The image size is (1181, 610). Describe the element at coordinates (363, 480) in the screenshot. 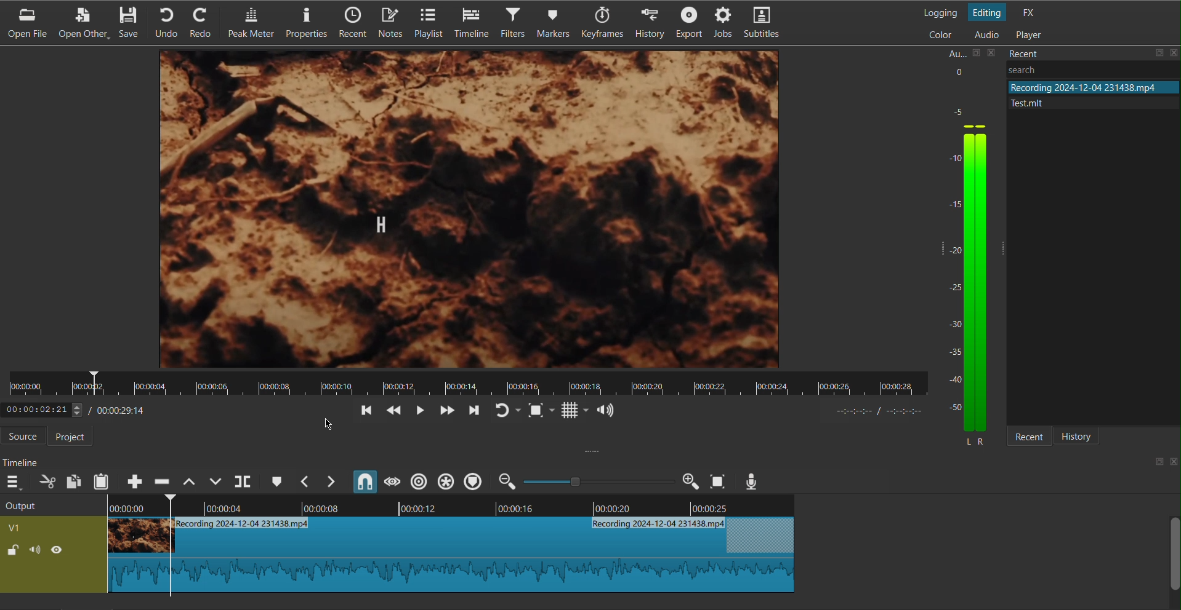

I see `Snap` at that location.